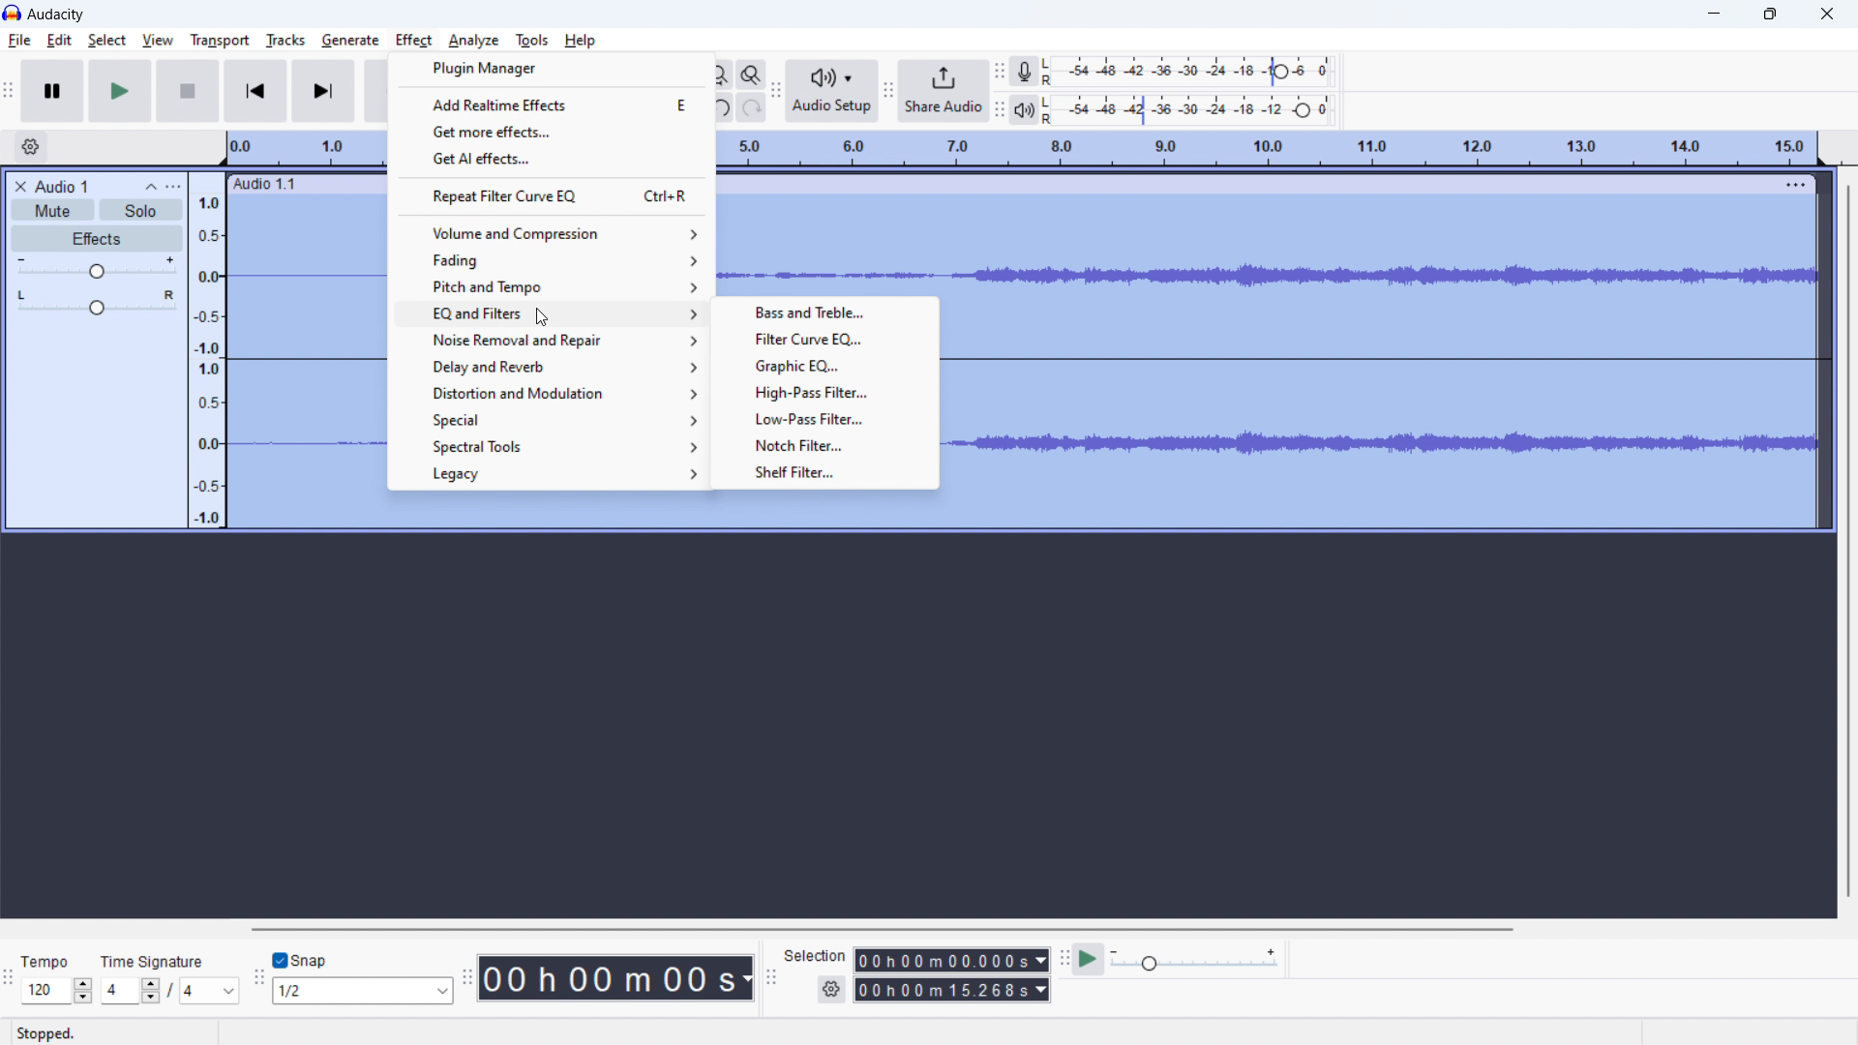 The width and height of the screenshot is (1858, 1045). I want to click on play at speed, so click(1090, 959).